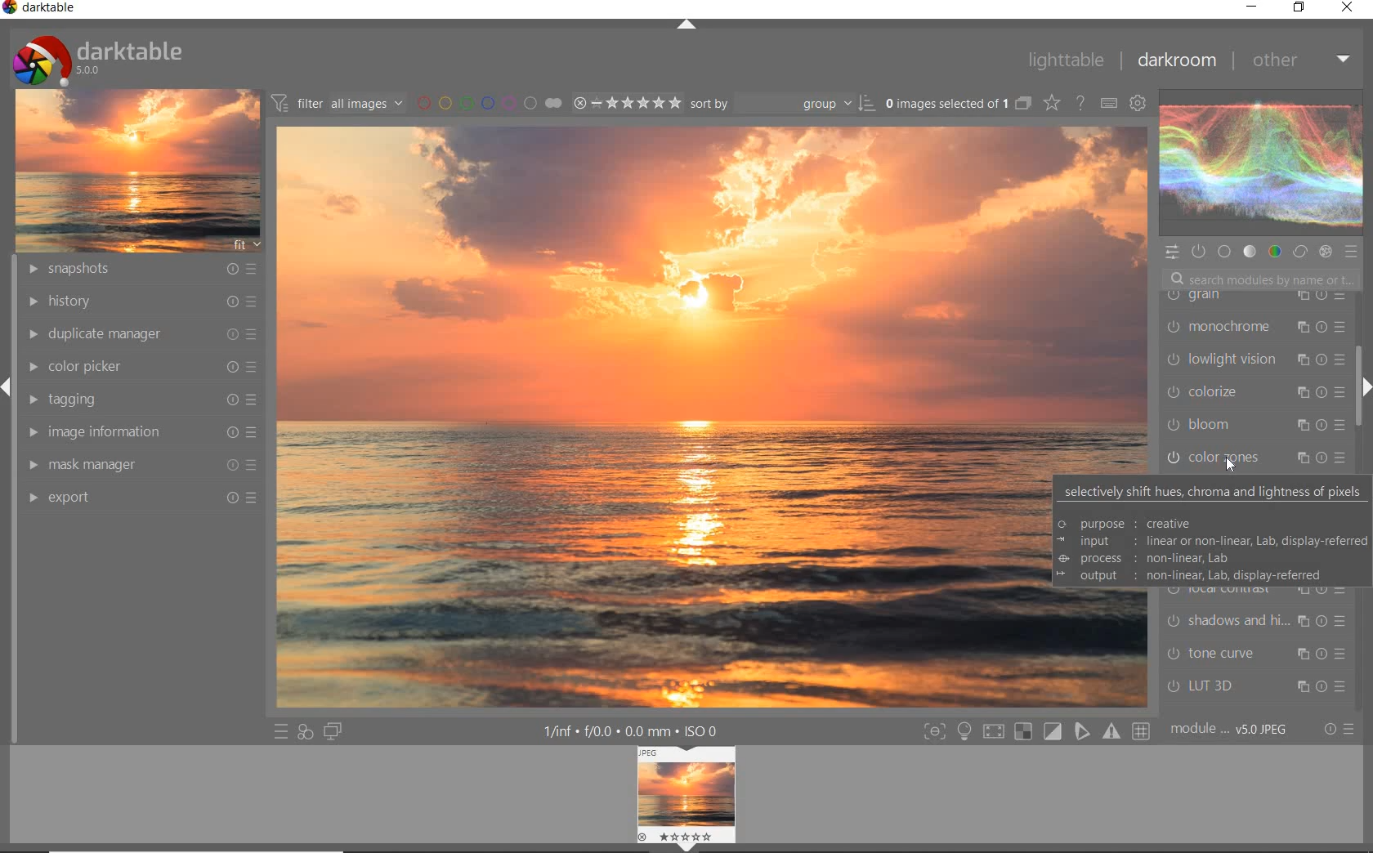  I want to click on ENABLE FOR ONLINE HELP, so click(1083, 102).